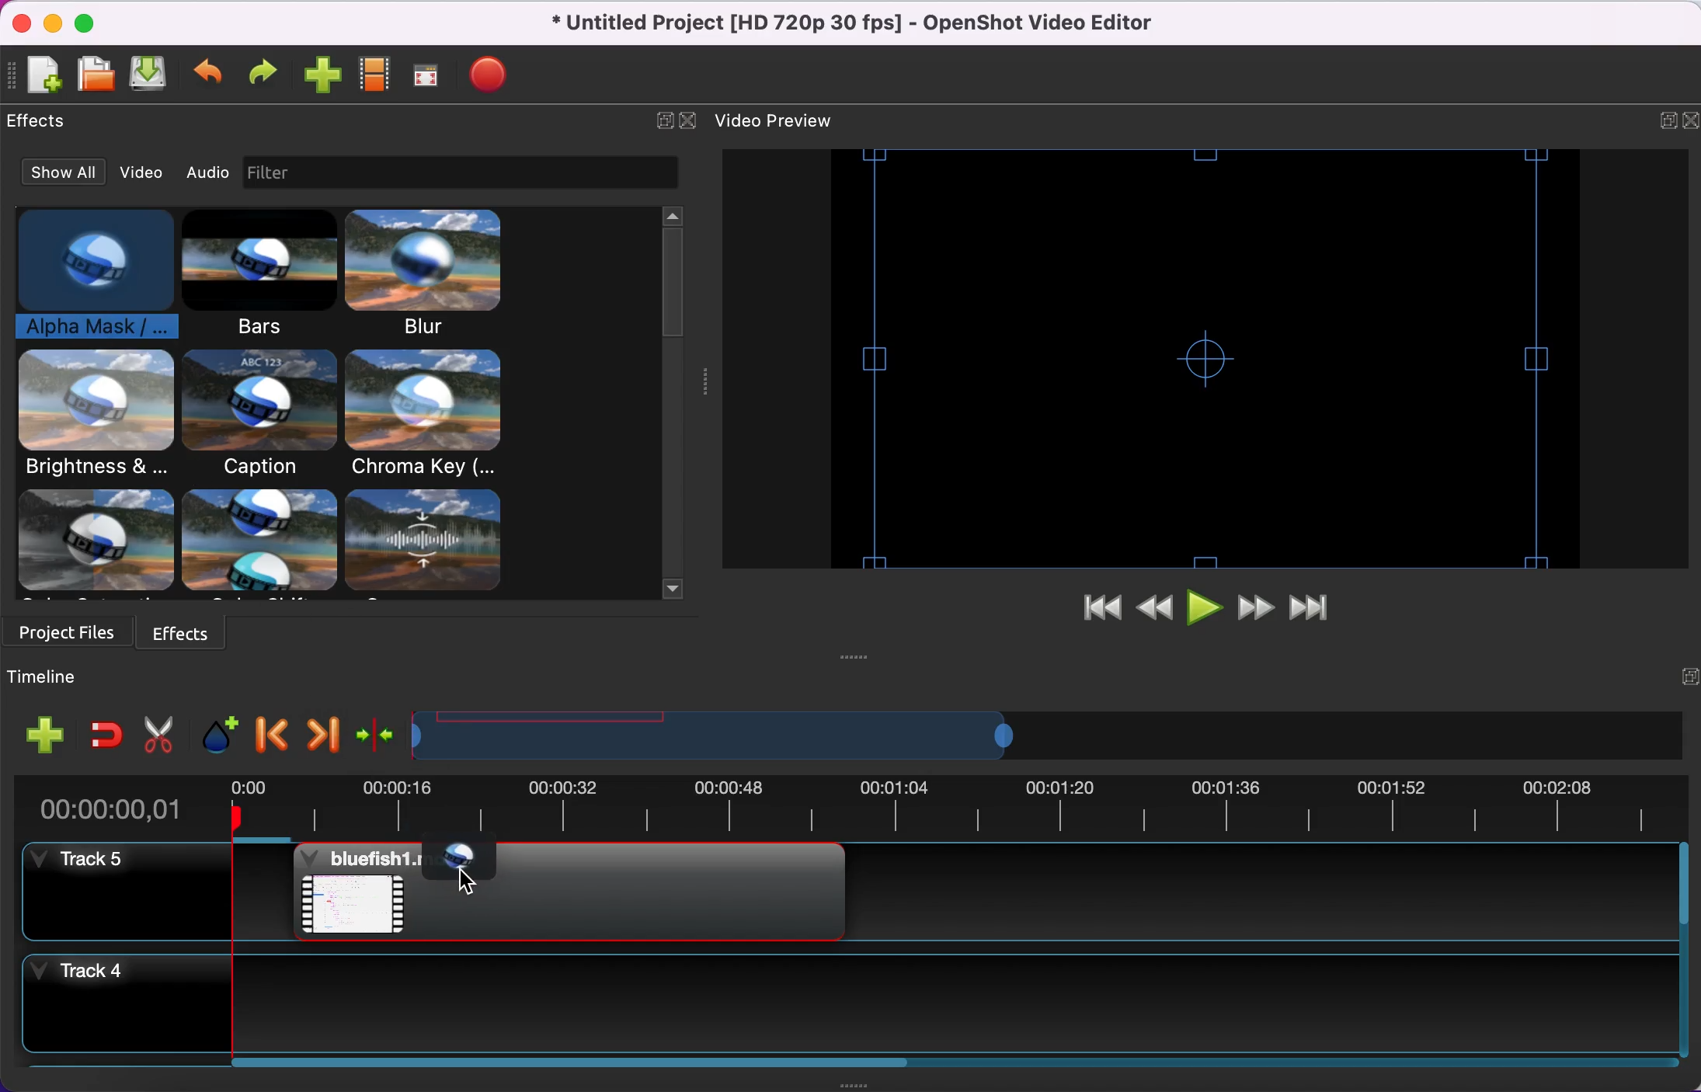 This screenshot has height=1092, width=1701. Describe the element at coordinates (1156, 609) in the screenshot. I see `rewind` at that location.